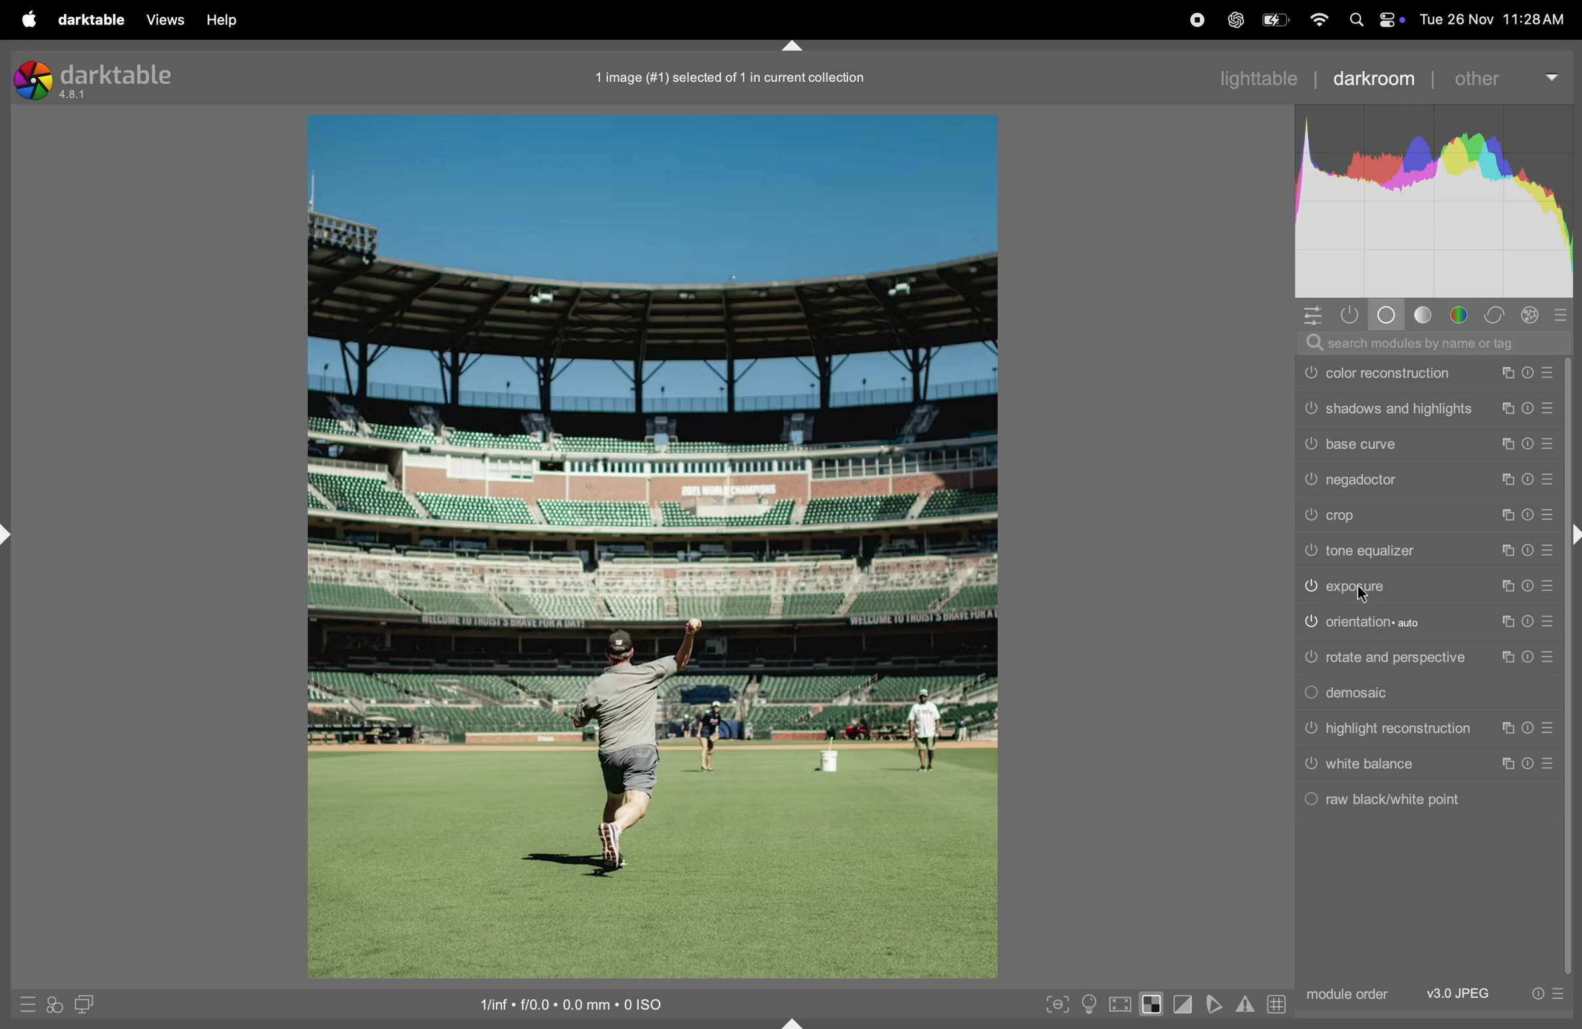  I want to click on expand or collapse , so click(792, 44).